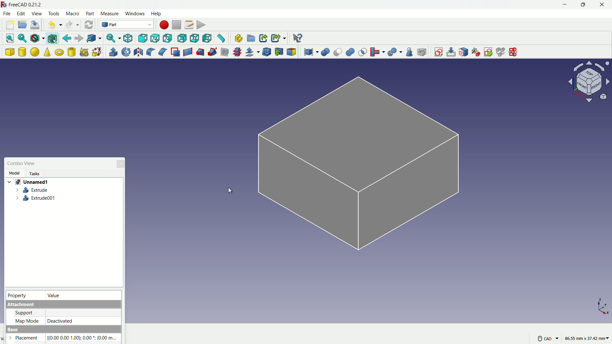  I want to click on rotate direction, so click(591, 81).